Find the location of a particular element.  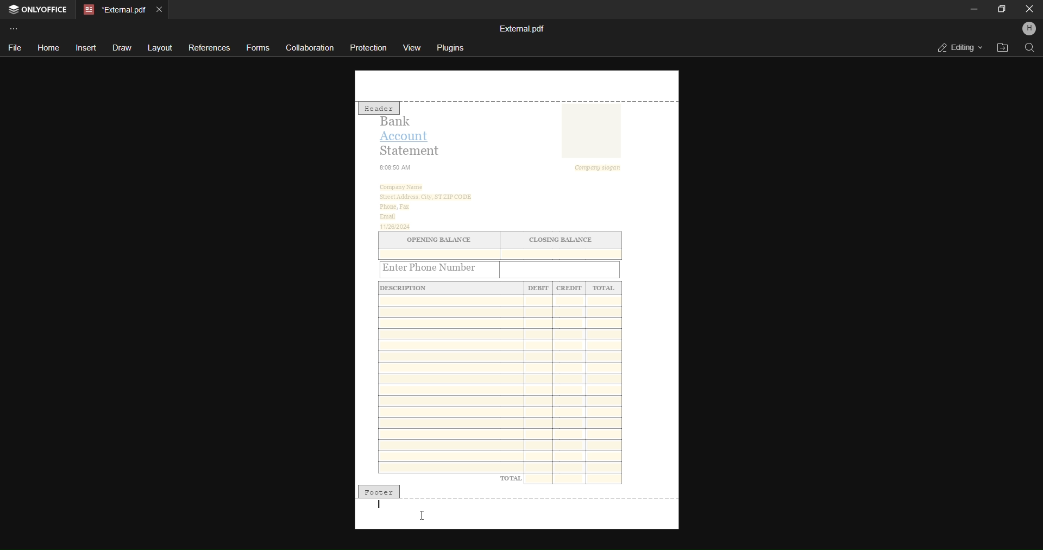

open file location is located at coordinates (1001, 48).